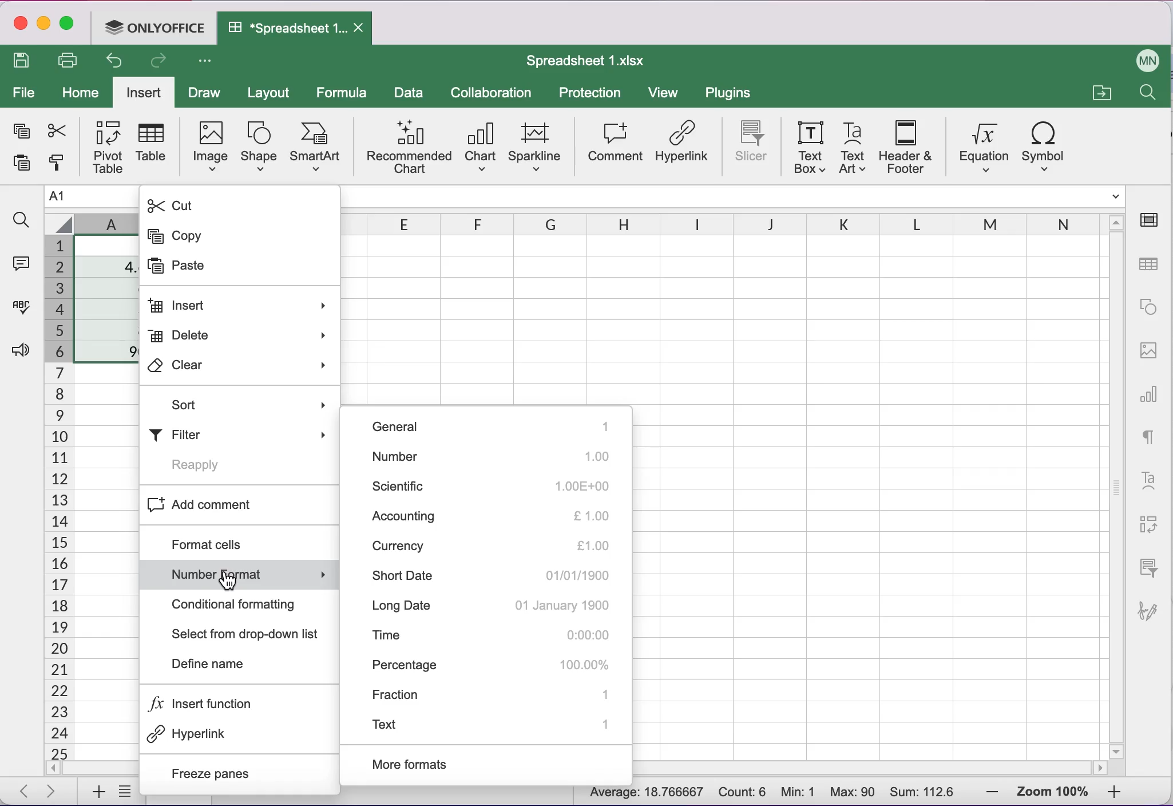  What do you see at coordinates (237, 503) in the screenshot?
I see `Add comment` at bounding box center [237, 503].